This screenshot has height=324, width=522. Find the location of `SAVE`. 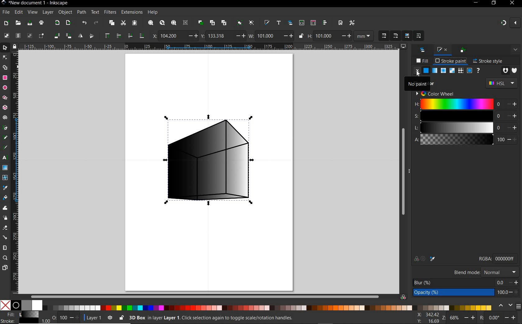

SAVE is located at coordinates (30, 24).